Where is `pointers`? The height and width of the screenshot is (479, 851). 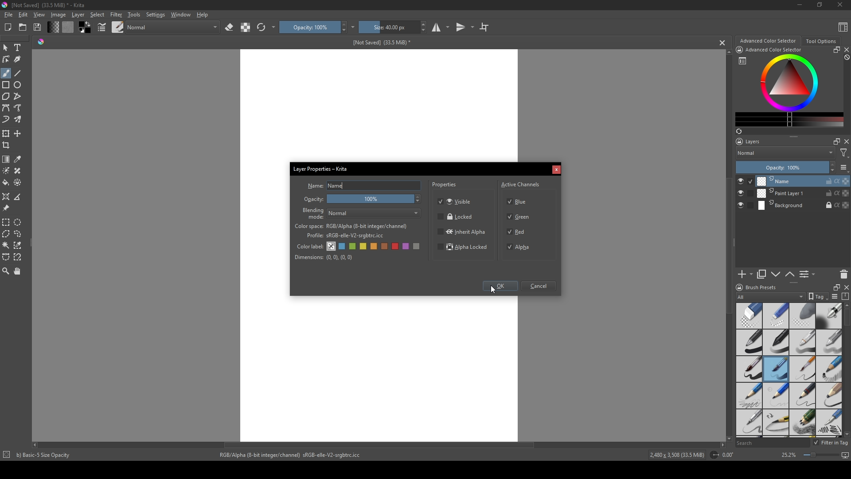 pointers is located at coordinates (102, 27).